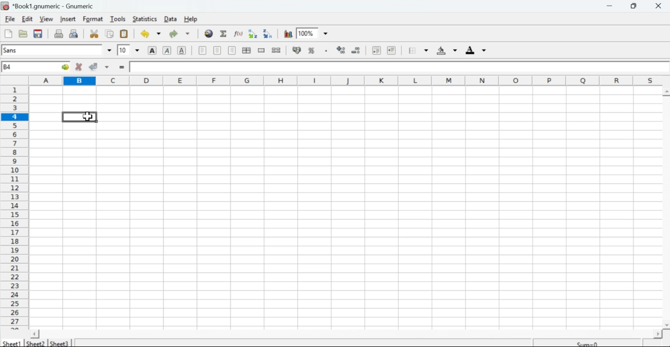  Describe the element at coordinates (159, 34) in the screenshot. I see `down` at that location.